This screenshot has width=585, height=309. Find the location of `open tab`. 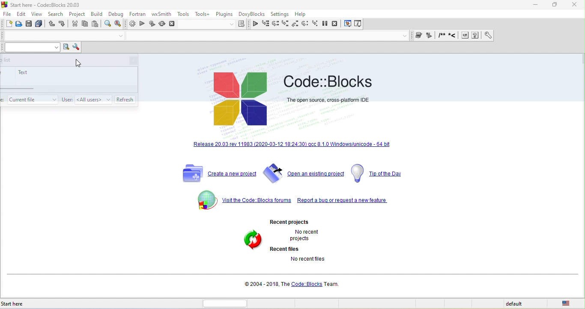

open tab is located at coordinates (264, 37).